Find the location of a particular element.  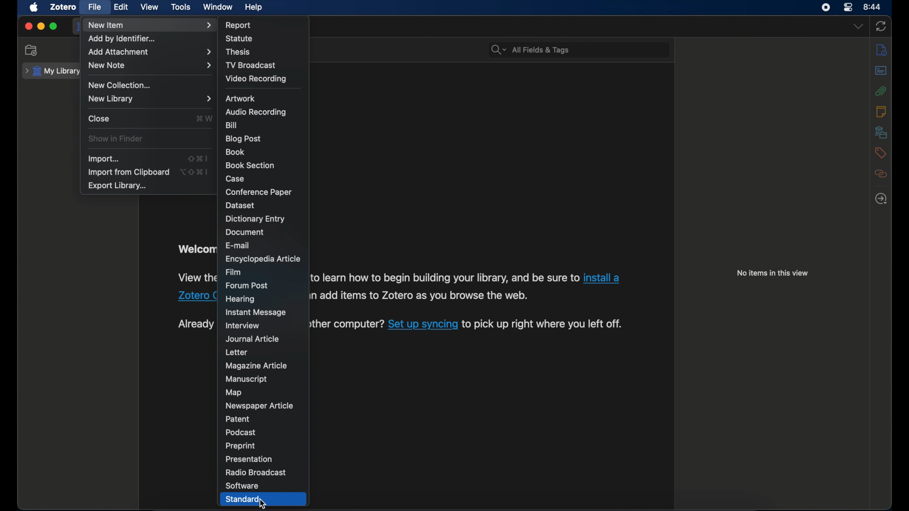

artwork is located at coordinates (239, 98).